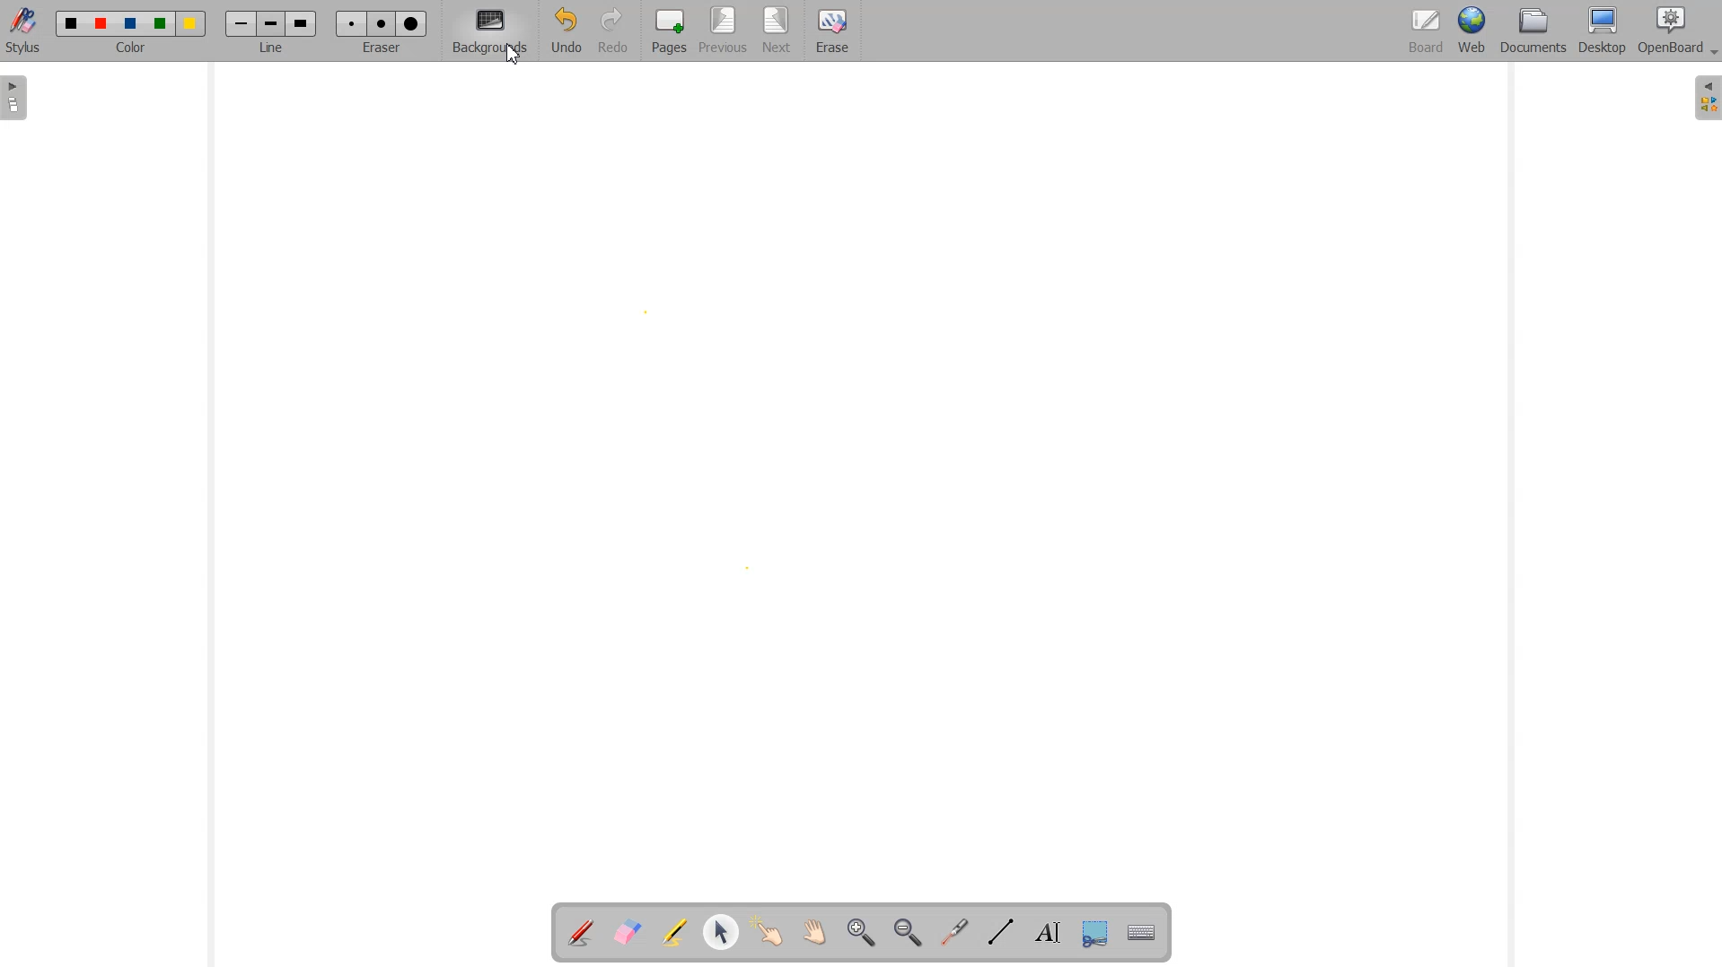  Describe the element at coordinates (674, 935) in the screenshot. I see `Highlight` at that location.